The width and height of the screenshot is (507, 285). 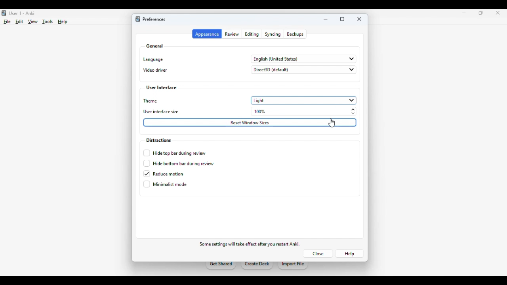 I want to click on maximize, so click(x=342, y=19).